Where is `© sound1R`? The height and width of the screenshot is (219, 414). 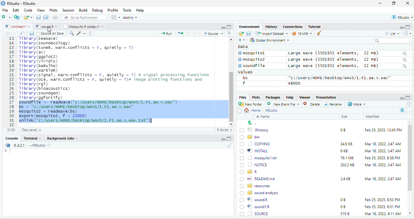
© sound1R is located at coordinates (256, 200).